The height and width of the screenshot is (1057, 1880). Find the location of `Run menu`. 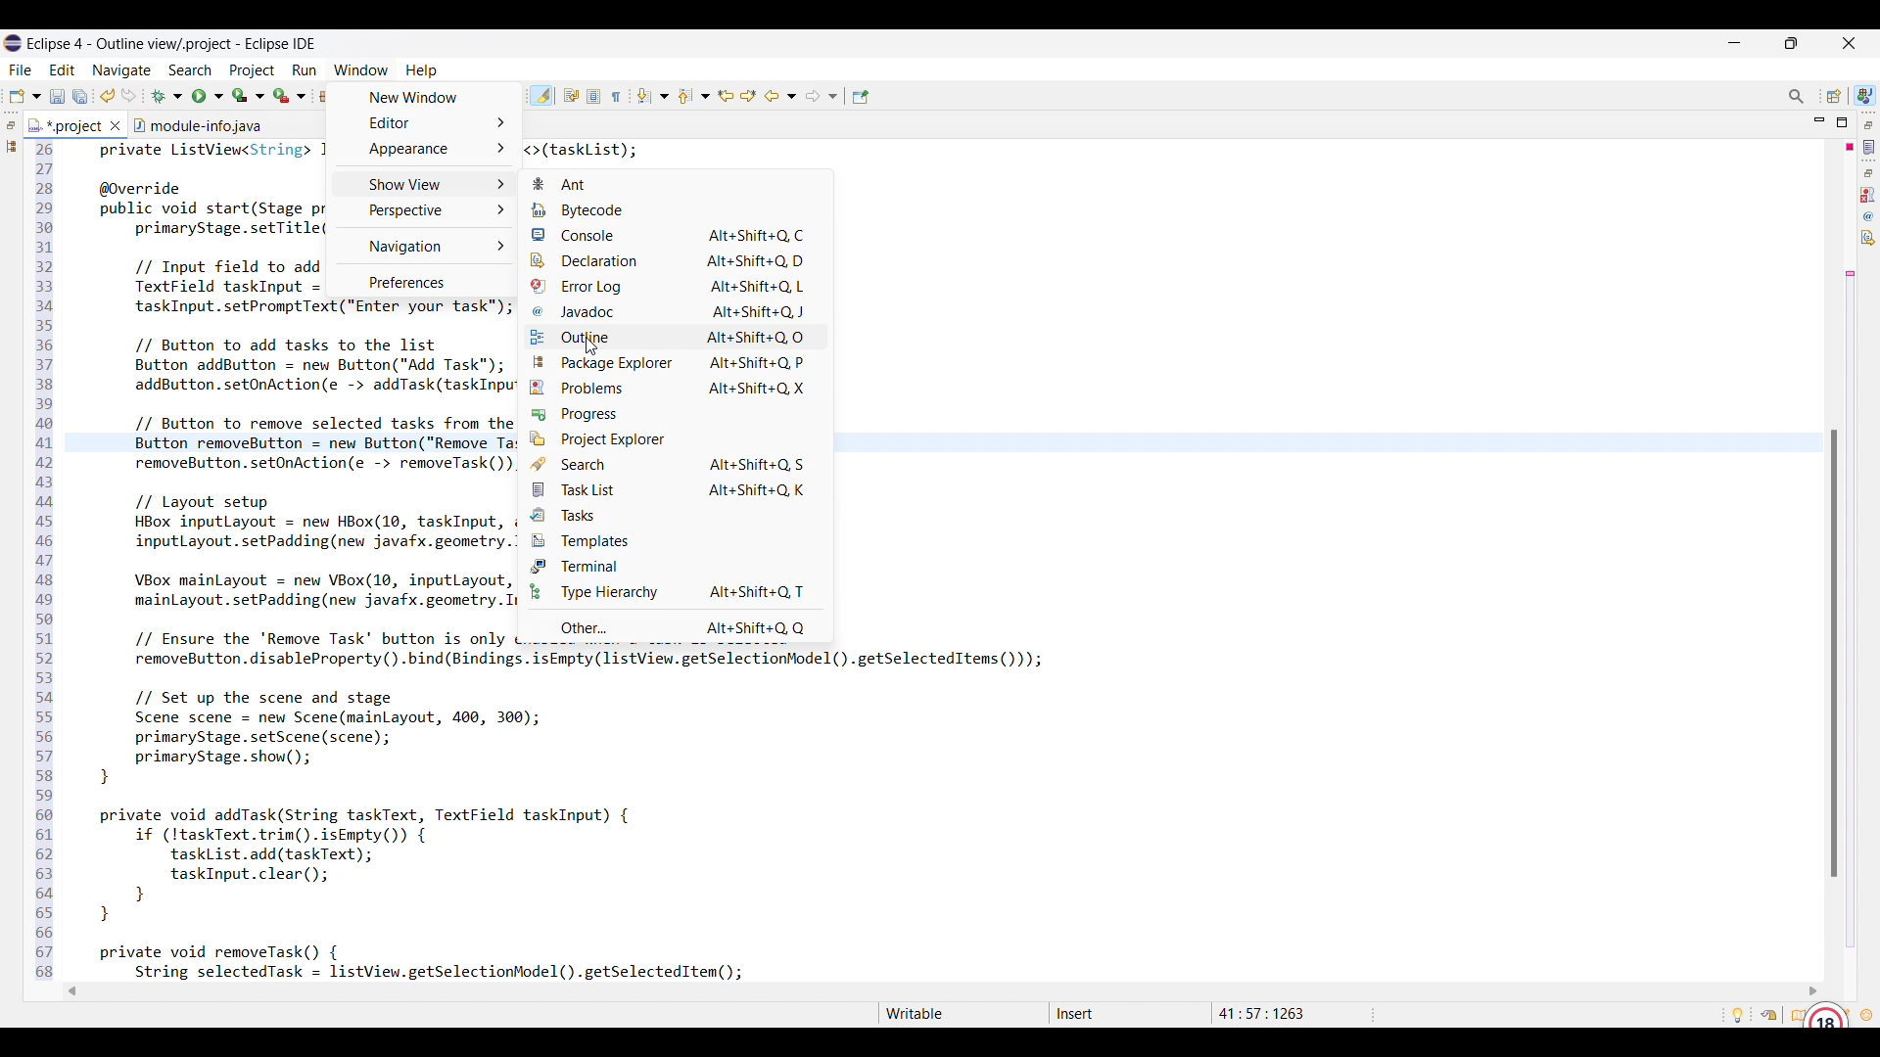

Run menu is located at coordinates (305, 70).